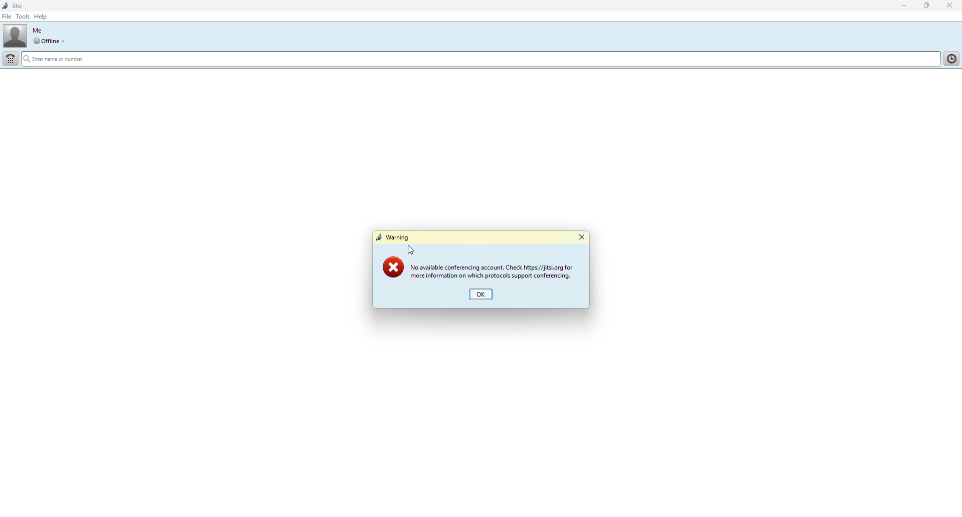 The image size is (962, 517). What do you see at coordinates (44, 16) in the screenshot?
I see `help` at bounding box center [44, 16].